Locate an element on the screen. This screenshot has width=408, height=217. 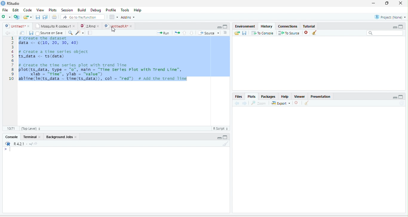
RStudio is located at coordinates (10, 3).